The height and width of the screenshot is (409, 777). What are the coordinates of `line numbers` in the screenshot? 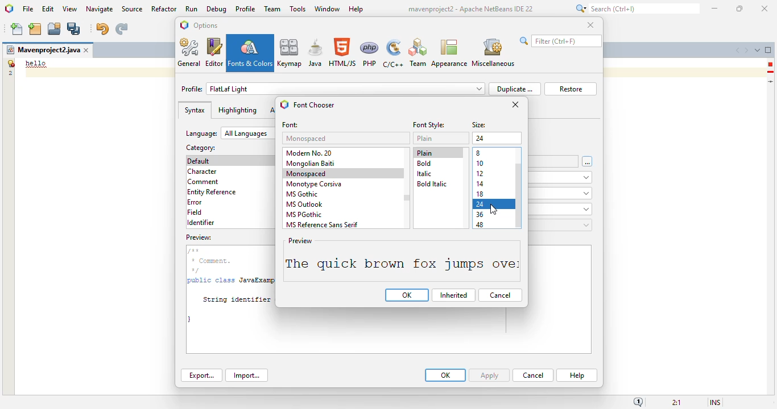 It's located at (10, 68).